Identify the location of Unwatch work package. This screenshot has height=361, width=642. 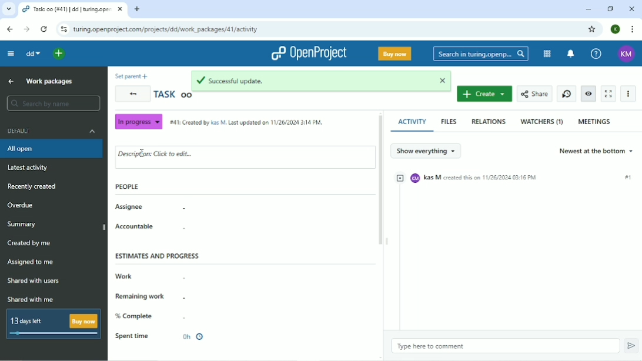
(588, 93).